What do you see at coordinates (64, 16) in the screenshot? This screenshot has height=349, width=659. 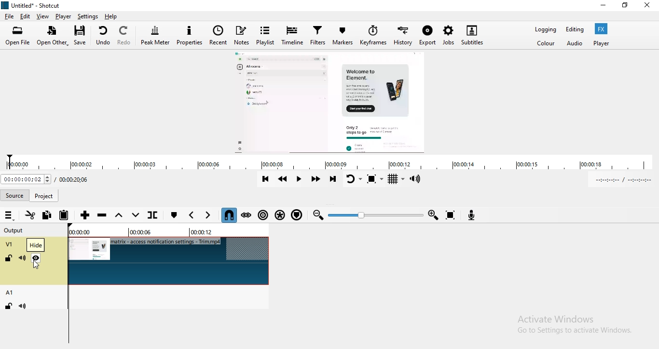 I see `Player` at bounding box center [64, 16].